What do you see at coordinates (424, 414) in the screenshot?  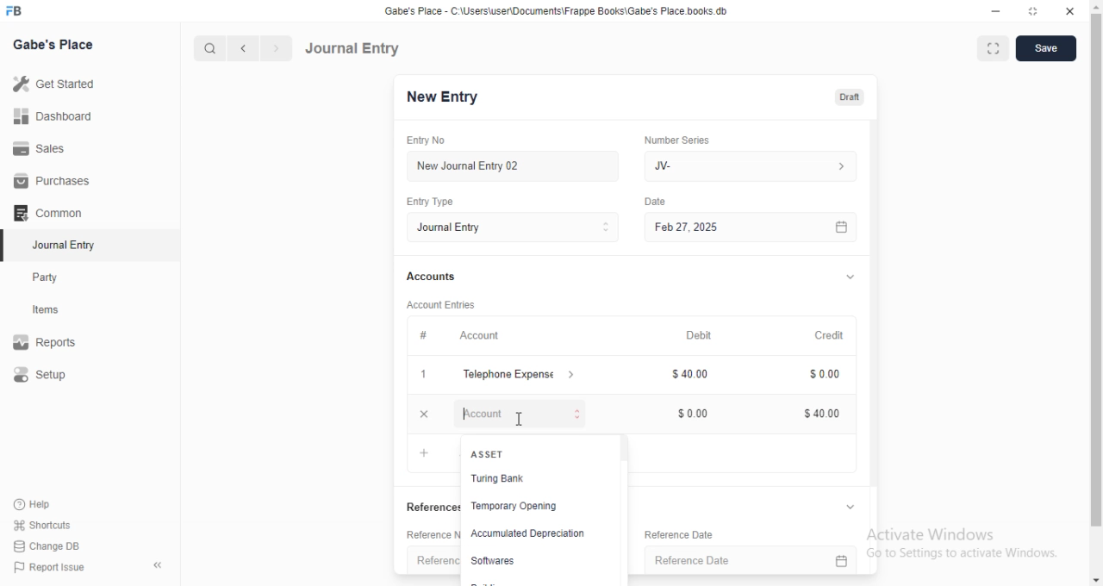 I see `Close` at bounding box center [424, 414].